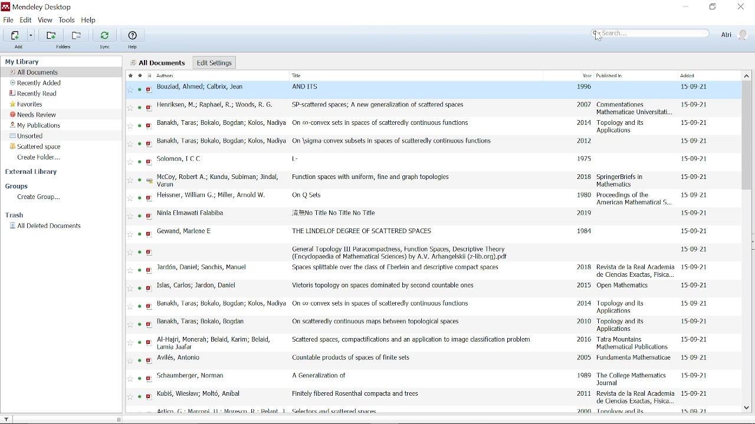  I want to click on Gewand, Marlene ‘THE LINDELOF DEGREE OF SCATTERED SPACES 1981 15-09-21, so click(429, 233).